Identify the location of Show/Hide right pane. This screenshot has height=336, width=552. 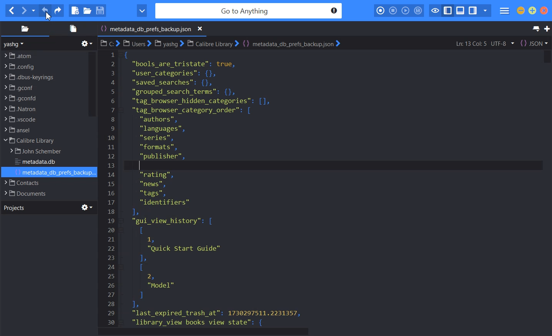
(473, 11).